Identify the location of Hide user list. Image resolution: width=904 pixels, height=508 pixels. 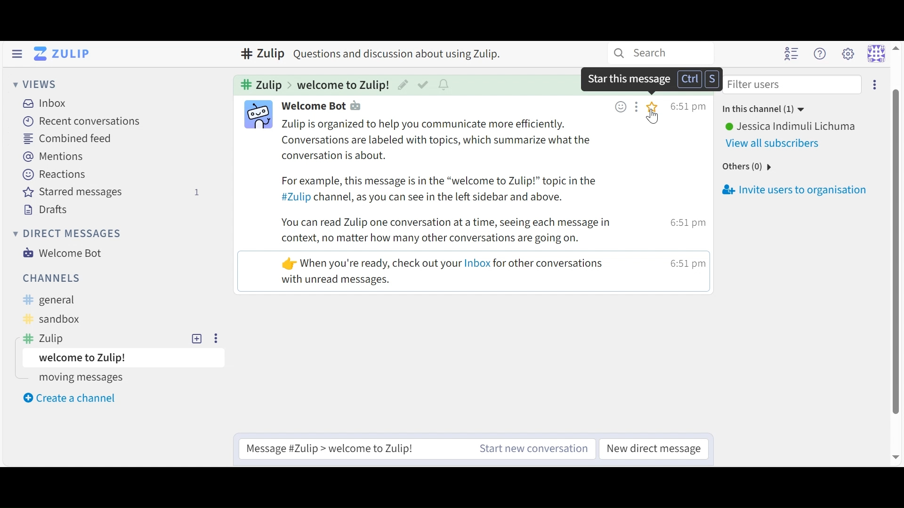
(792, 52).